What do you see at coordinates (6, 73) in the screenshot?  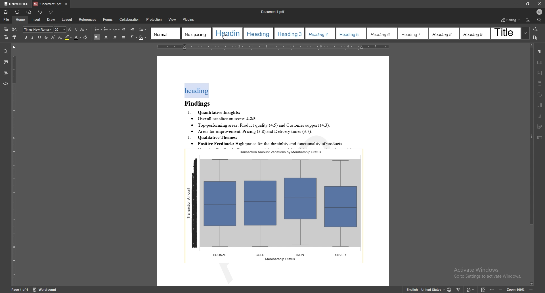 I see `heading` at bounding box center [6, 73].